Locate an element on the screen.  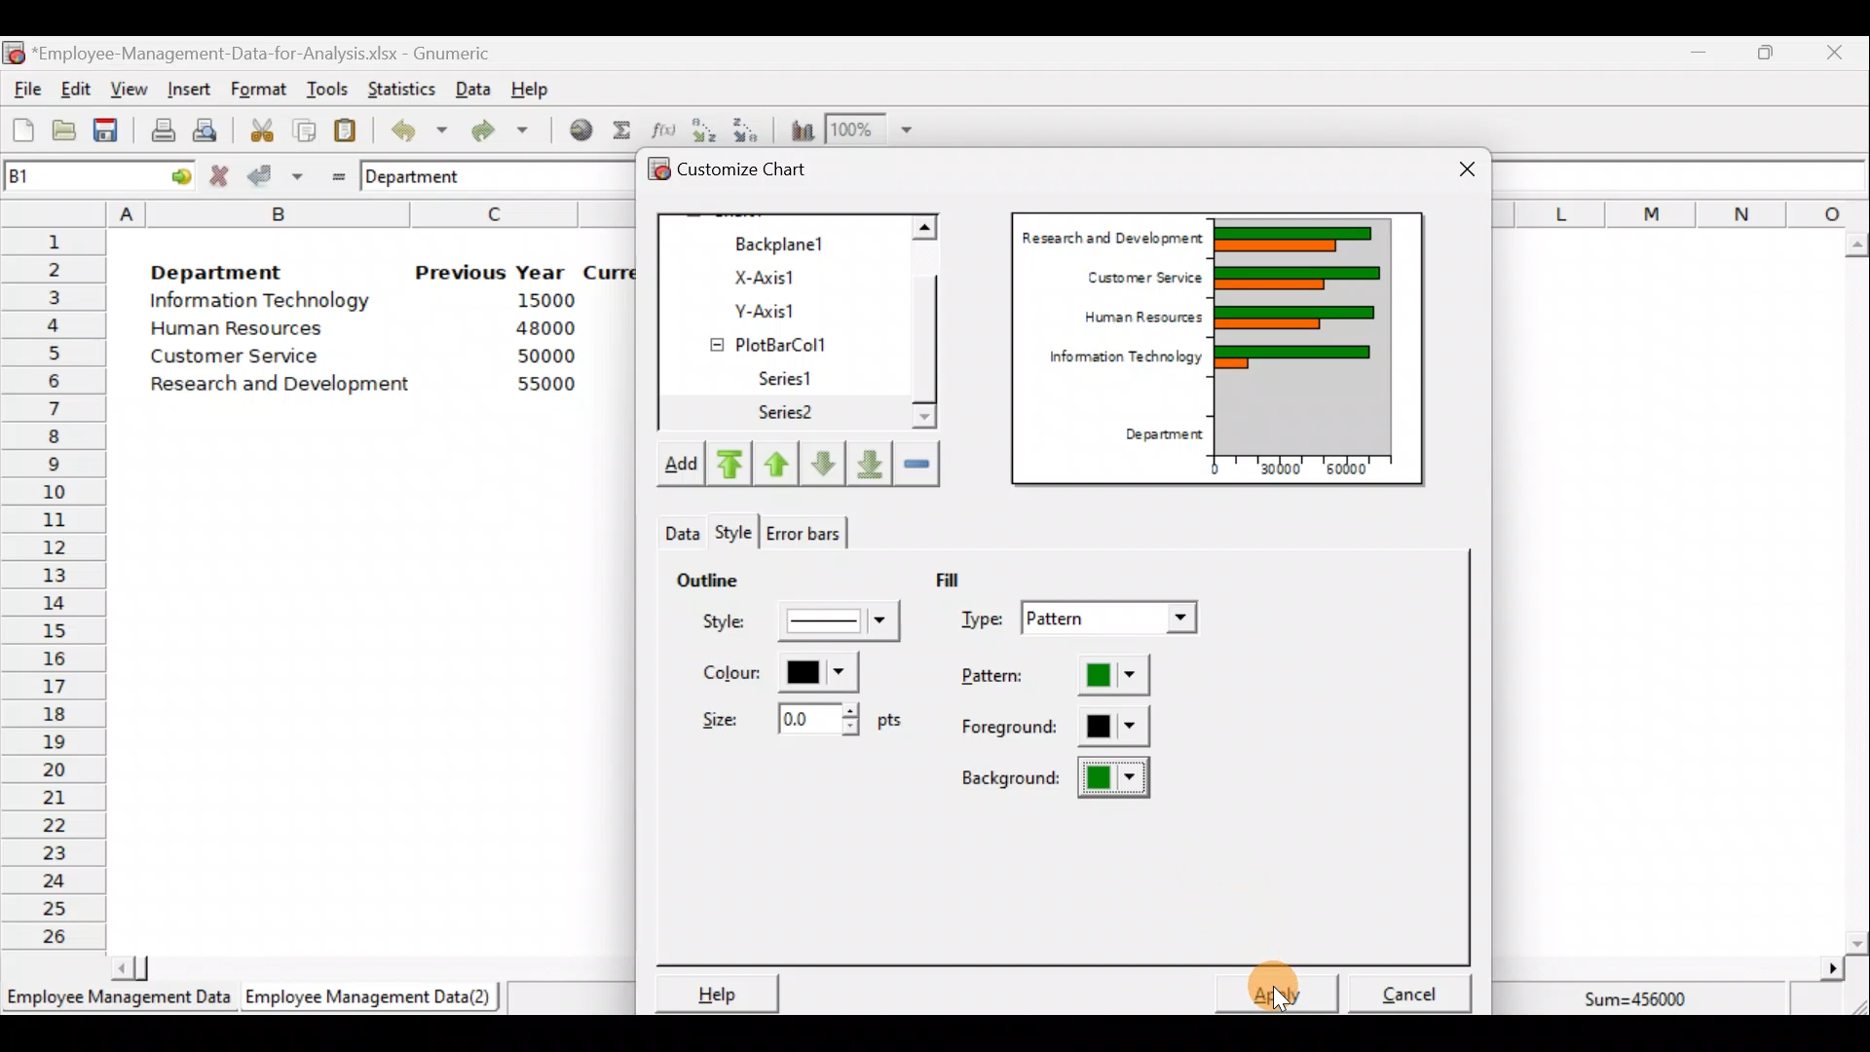
Gnumeric logo is located at coordinates (14, 55).